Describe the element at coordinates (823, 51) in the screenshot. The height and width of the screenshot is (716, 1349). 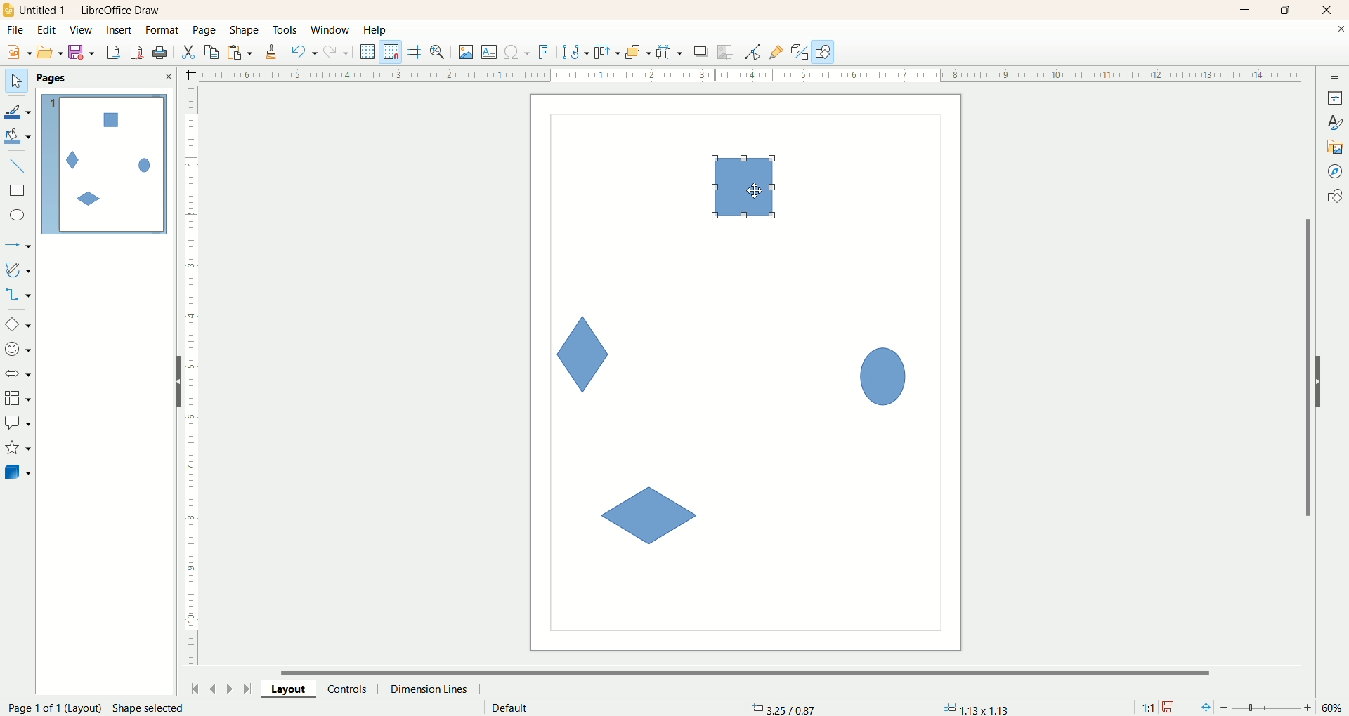
I see `draw function` at that location.